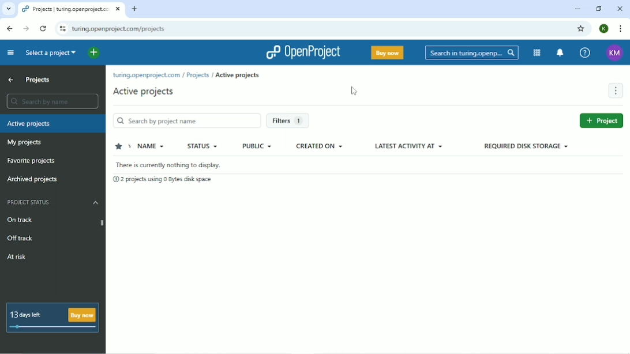 This screenshot has width=630, height=354. What do you see at coordinates (7, 10) in the screenshot?
I see `other tabs` at bounding box center [7, 10].